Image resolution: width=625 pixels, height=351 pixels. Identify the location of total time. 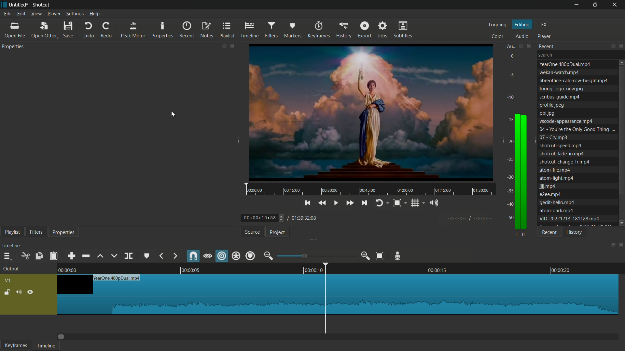
(307, 218).